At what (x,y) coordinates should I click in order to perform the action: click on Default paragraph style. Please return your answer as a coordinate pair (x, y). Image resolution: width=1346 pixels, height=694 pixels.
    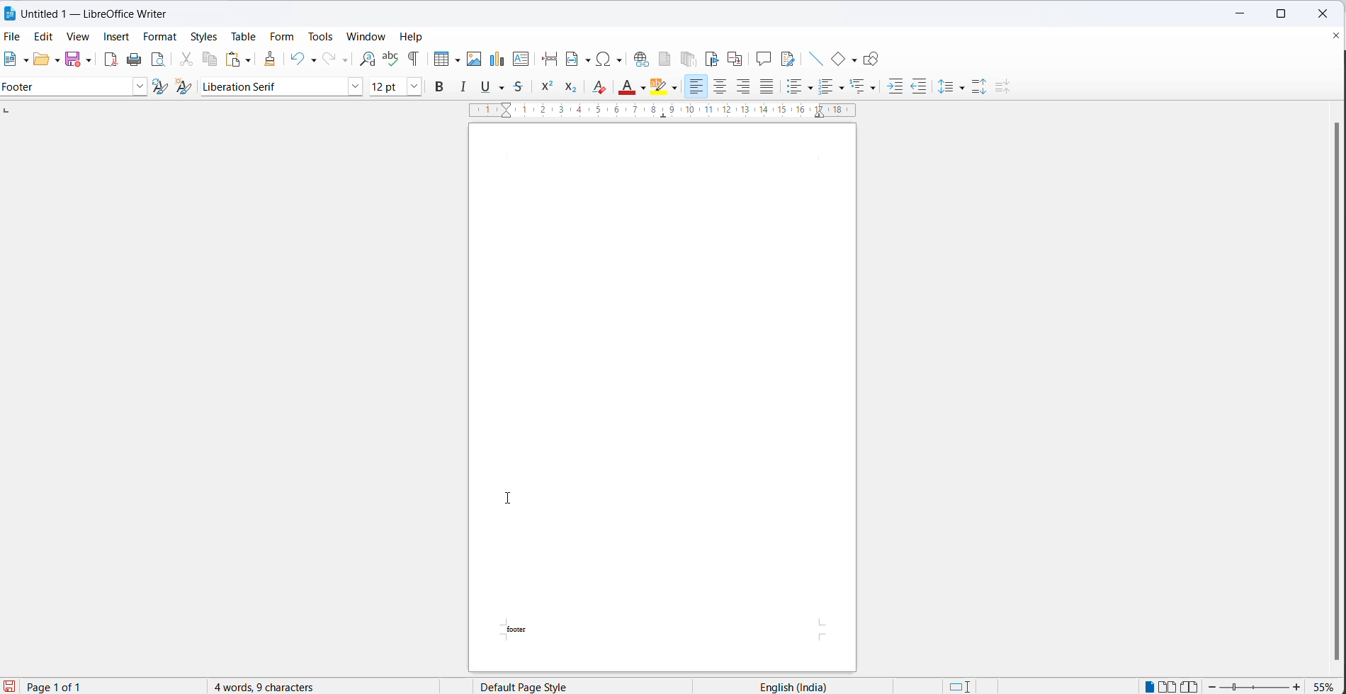
    Looking at the image, I should click on (66, 86).